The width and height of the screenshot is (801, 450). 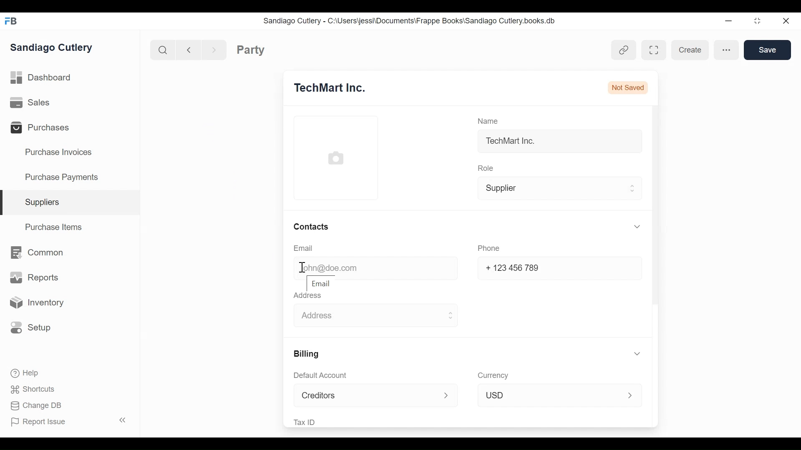 I want to click on Address, so click(x=310, y=297).